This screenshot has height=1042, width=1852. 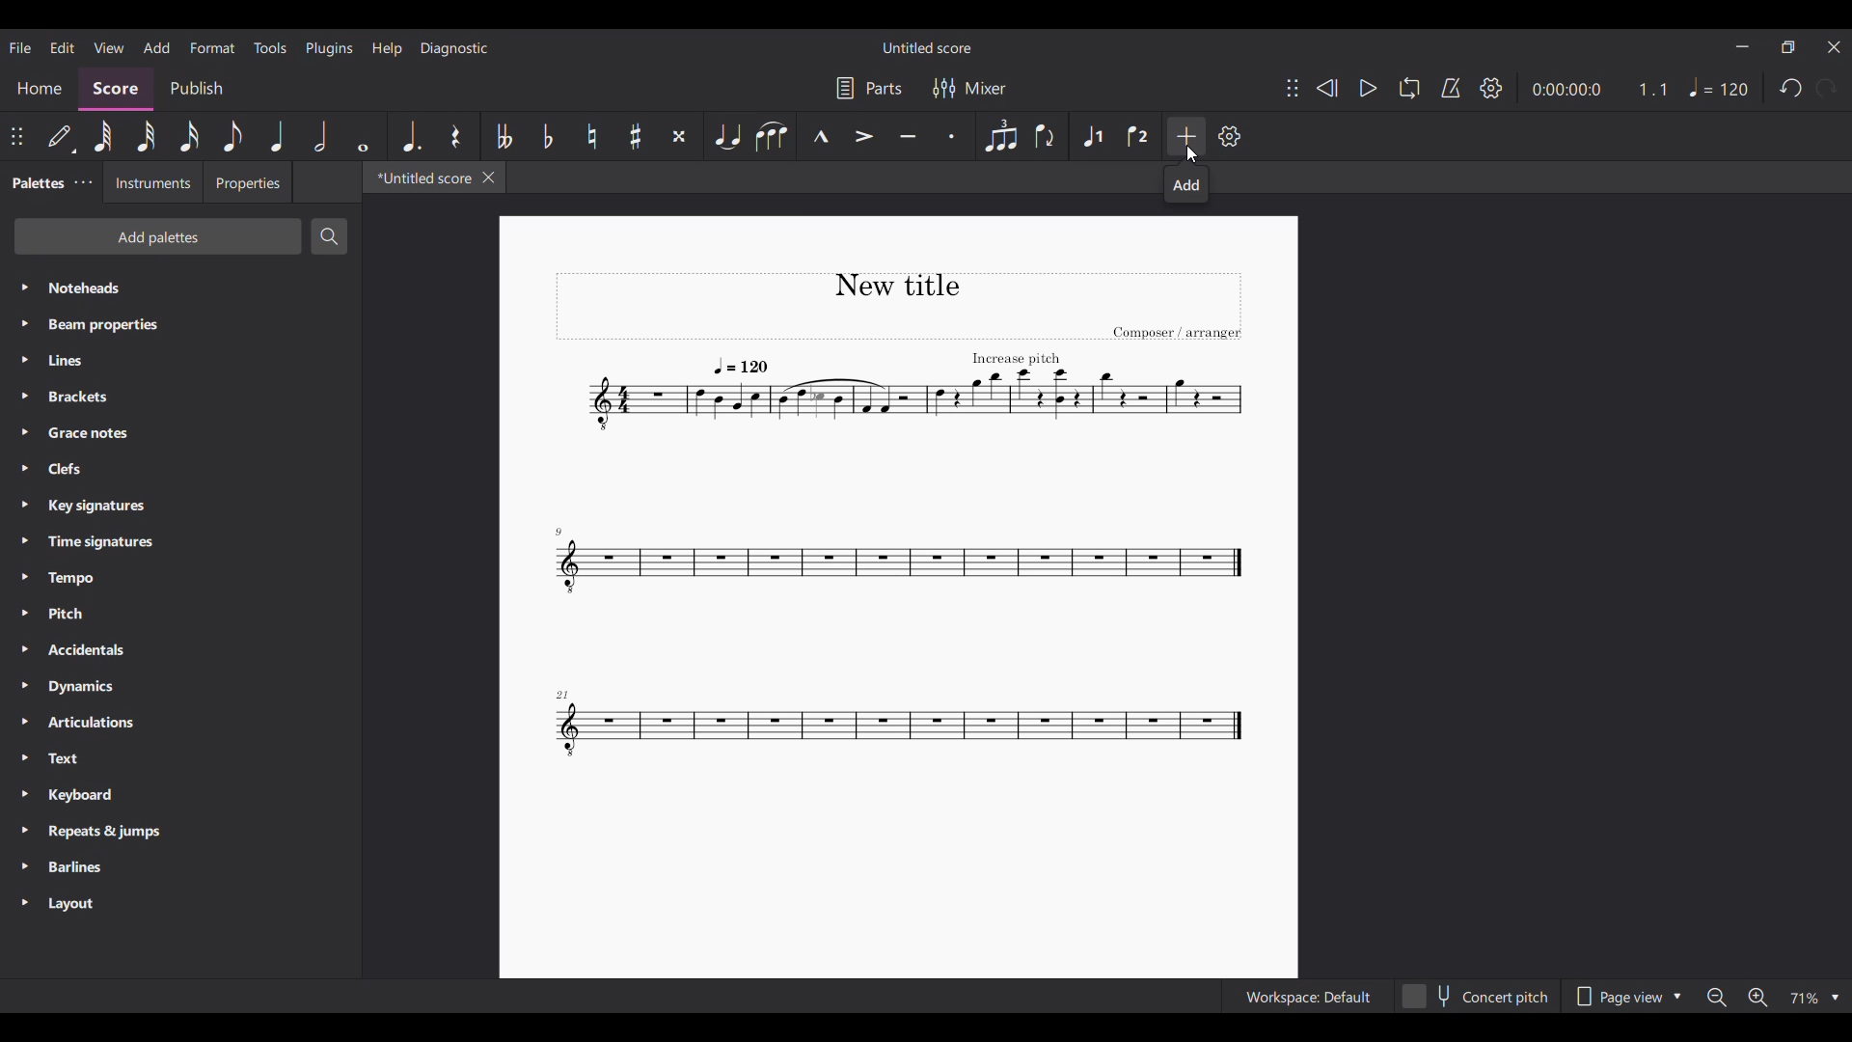 I want to click on Toggle natural, so click(x=591, y=136).